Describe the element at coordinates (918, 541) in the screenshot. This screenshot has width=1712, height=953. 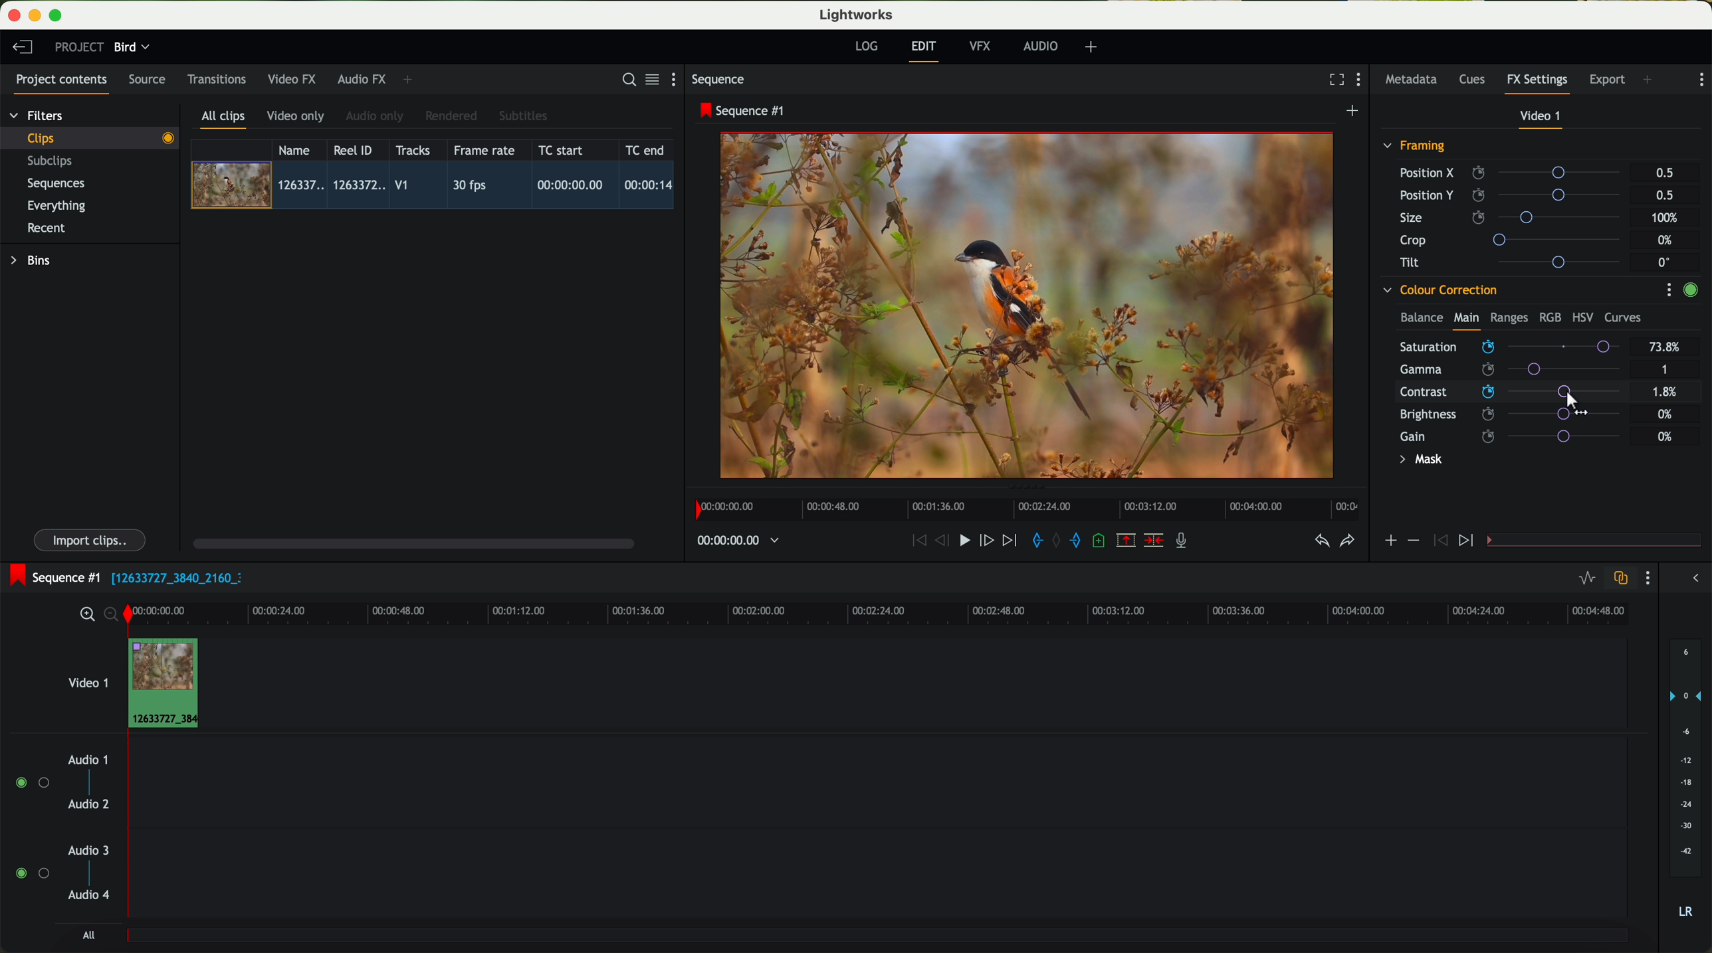
I see `rewind` at that location.